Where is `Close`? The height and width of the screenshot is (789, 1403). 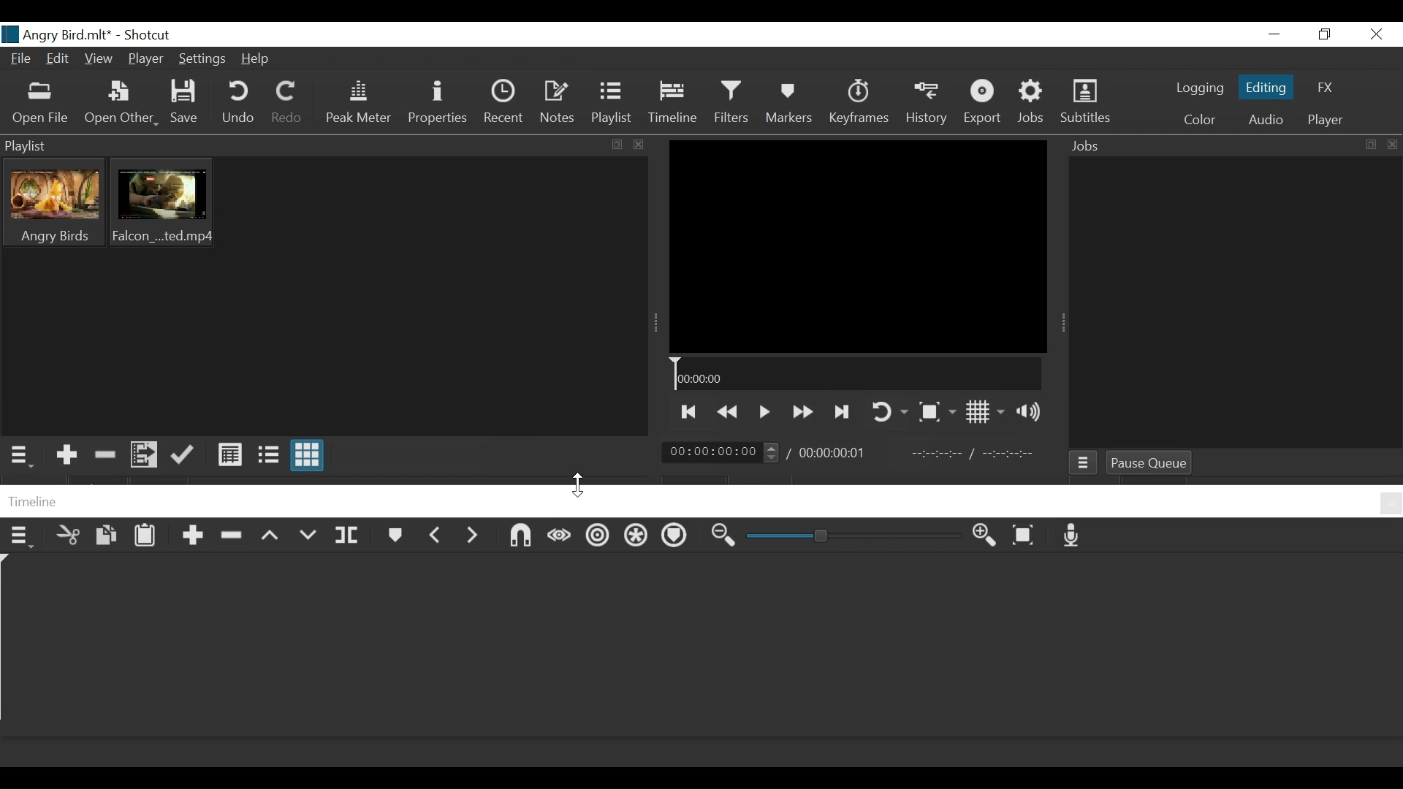
Close is located at coordinates (1375, 34).